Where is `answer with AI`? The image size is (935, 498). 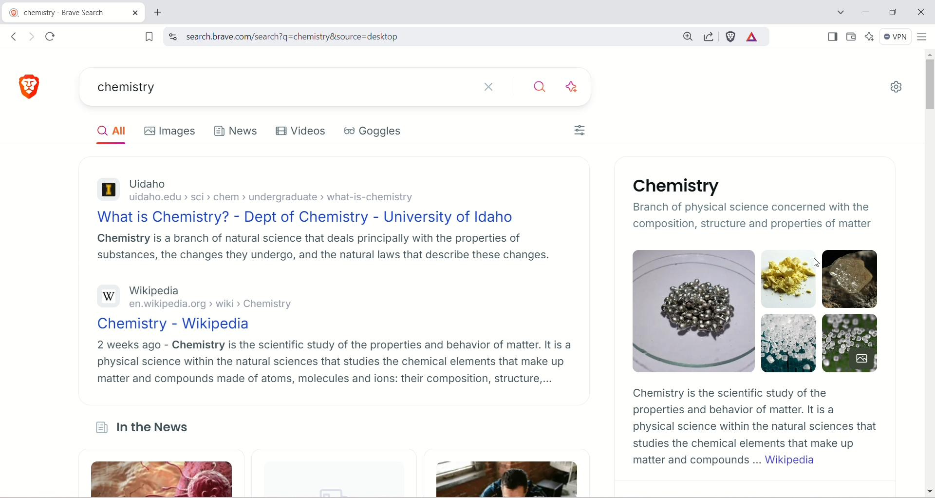 answer with AI is located at coordinates (572, 85).